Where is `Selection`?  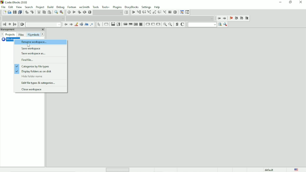 Selection is located at coordinates (119, 24).